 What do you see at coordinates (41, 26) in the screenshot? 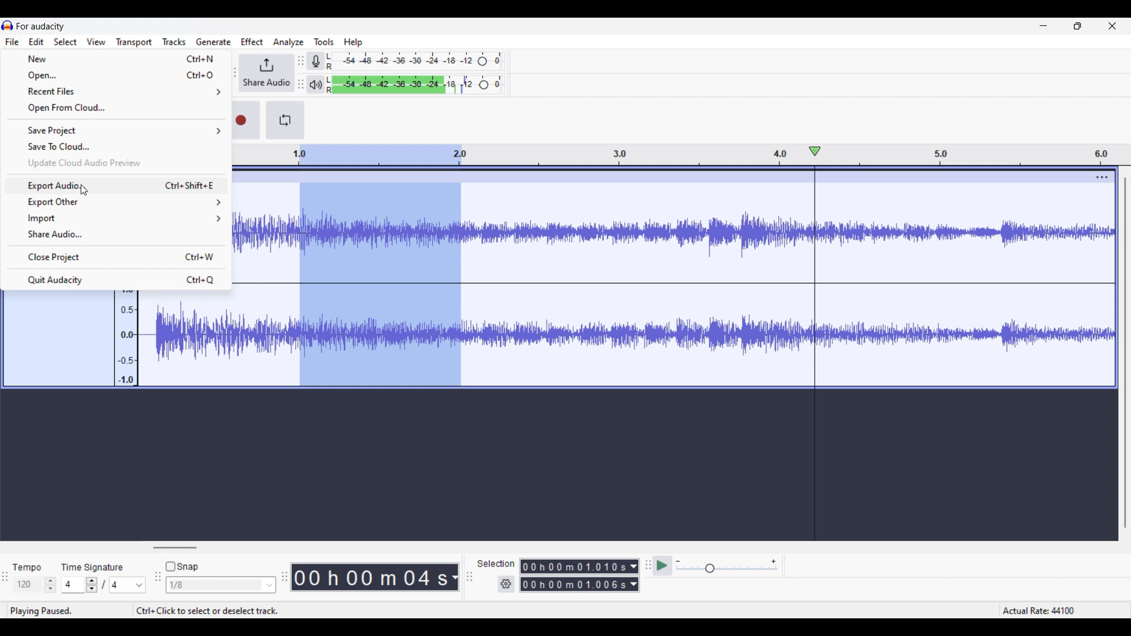
I see `Software name` at bounding box center [41, 26].